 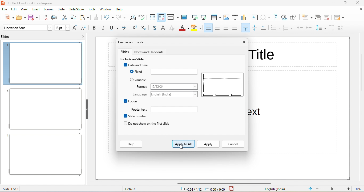 I want to click on cursor movement, so click(x=182, y=147).